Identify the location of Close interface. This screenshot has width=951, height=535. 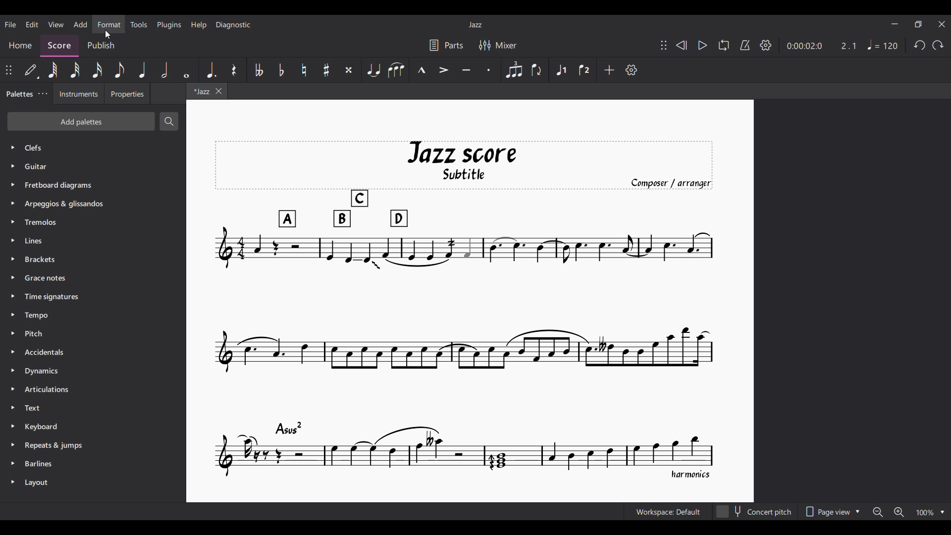
(942, 24).